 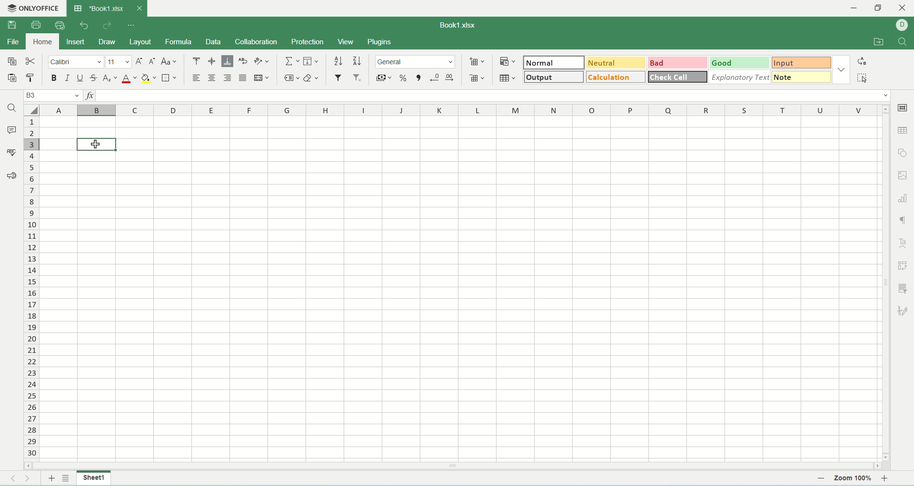 I want to click on horizontal scroll bar, so click(x=453, y=465).